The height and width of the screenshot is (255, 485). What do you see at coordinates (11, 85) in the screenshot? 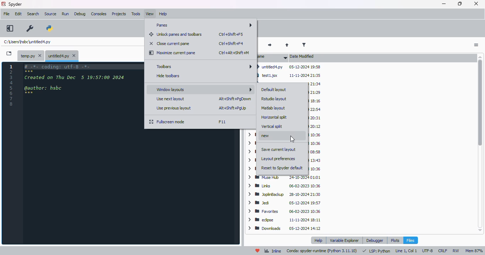
I see `line numbers` at bounding box center [11, 85].